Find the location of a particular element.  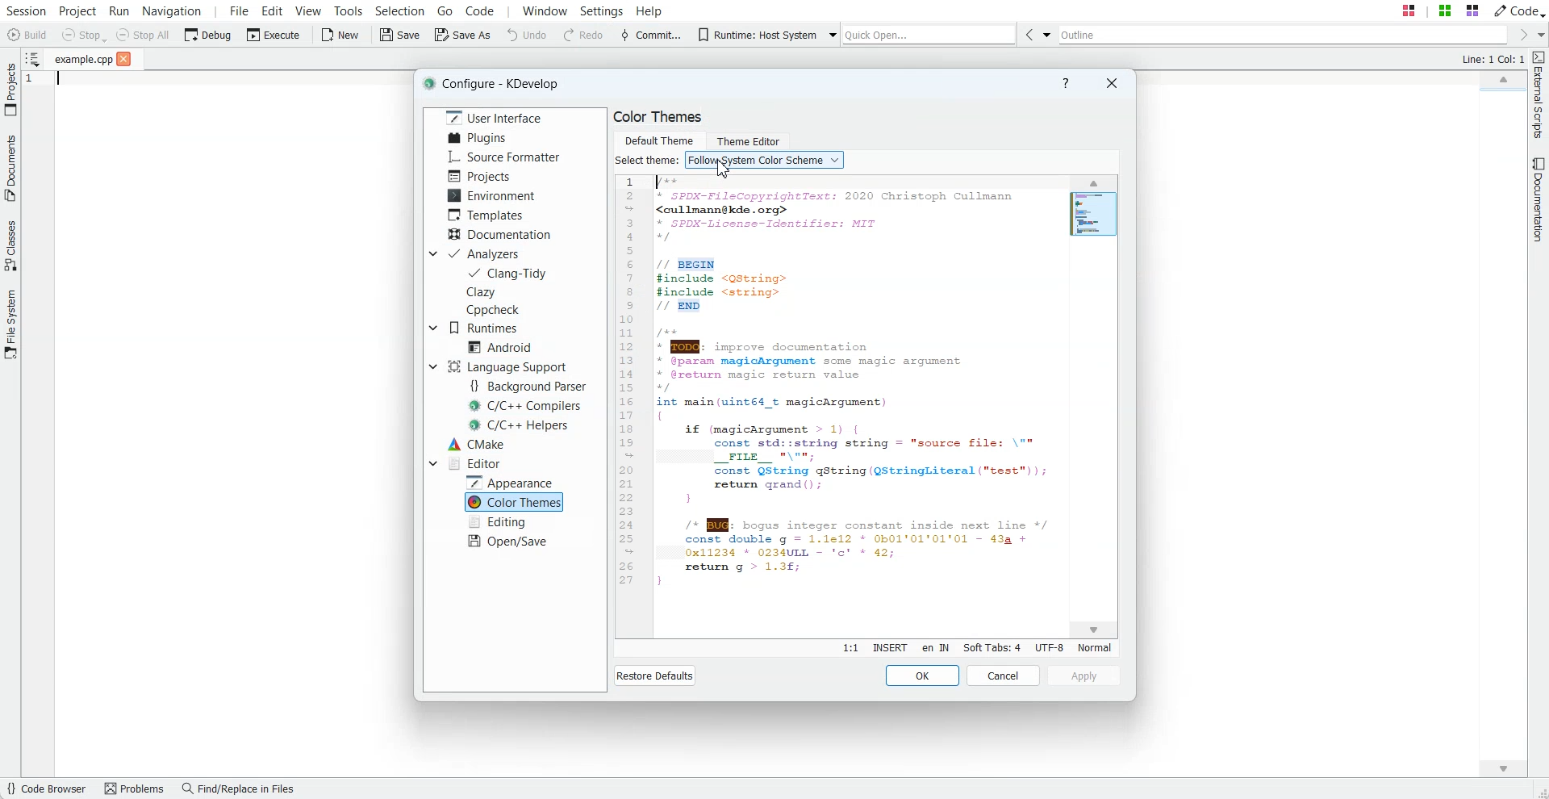

Commit is located at coordinates (649, 36).